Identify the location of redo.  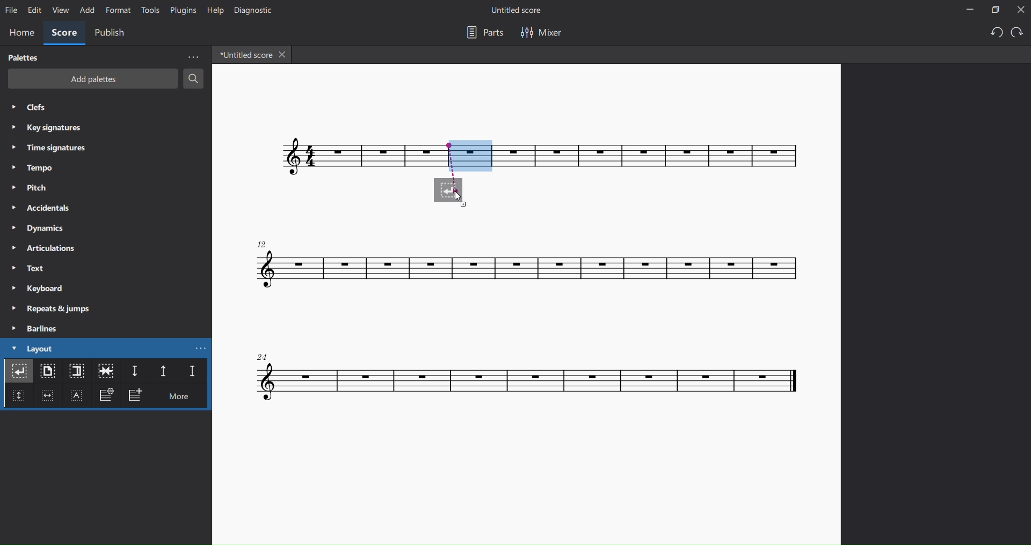
(1017, 33).